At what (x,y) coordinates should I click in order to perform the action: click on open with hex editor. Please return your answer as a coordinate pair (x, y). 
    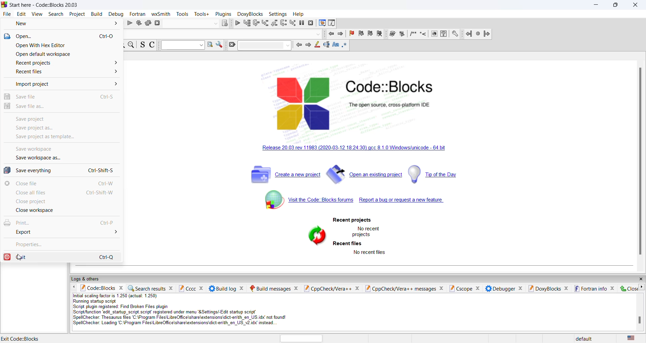
    Looking at the image, I should click on (64, 46).